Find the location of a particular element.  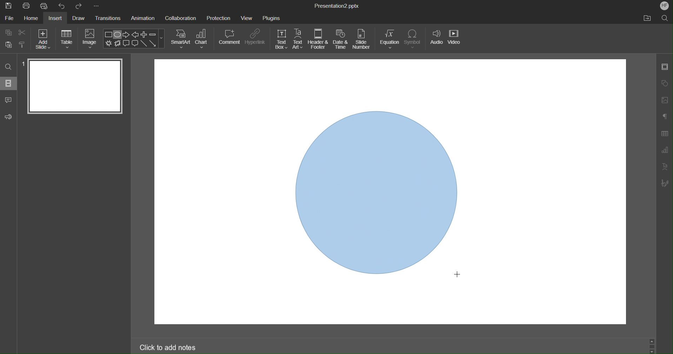

Home is located at coordinates (30, 19).